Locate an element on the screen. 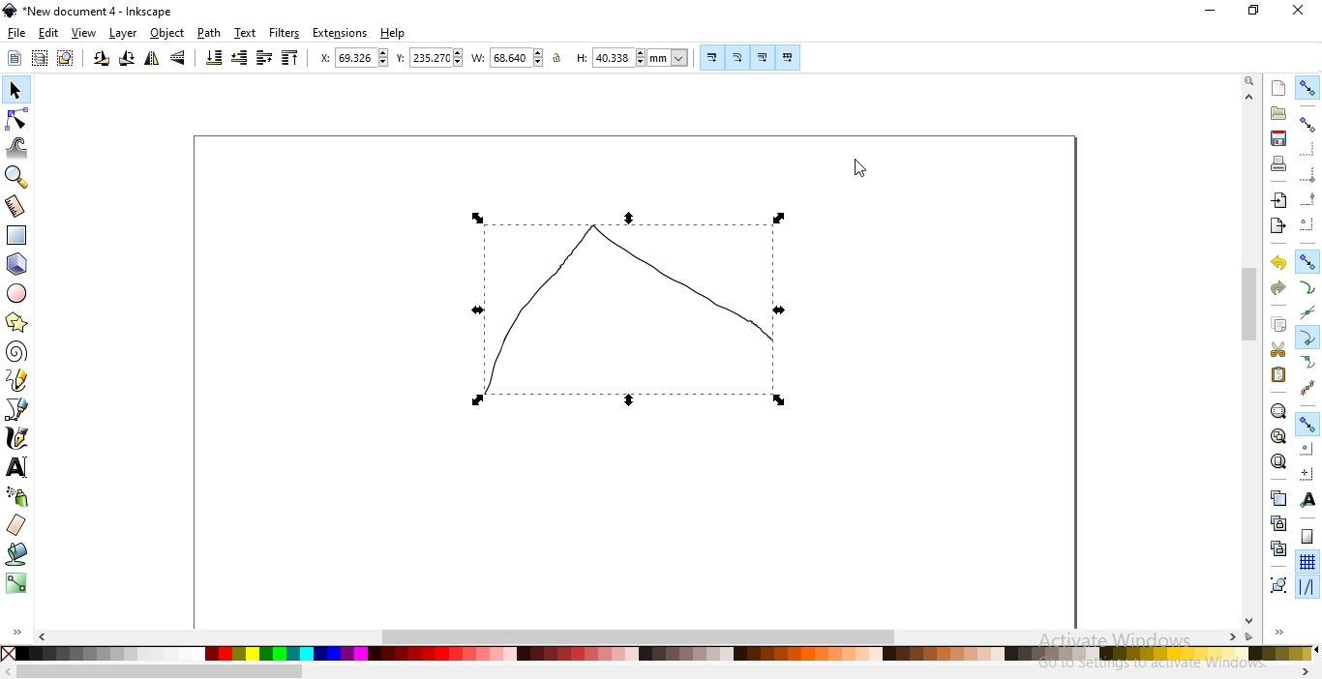 The width and height of the screenshot is (1322, 679). flip horizontally is located at coordinates (151, 60).